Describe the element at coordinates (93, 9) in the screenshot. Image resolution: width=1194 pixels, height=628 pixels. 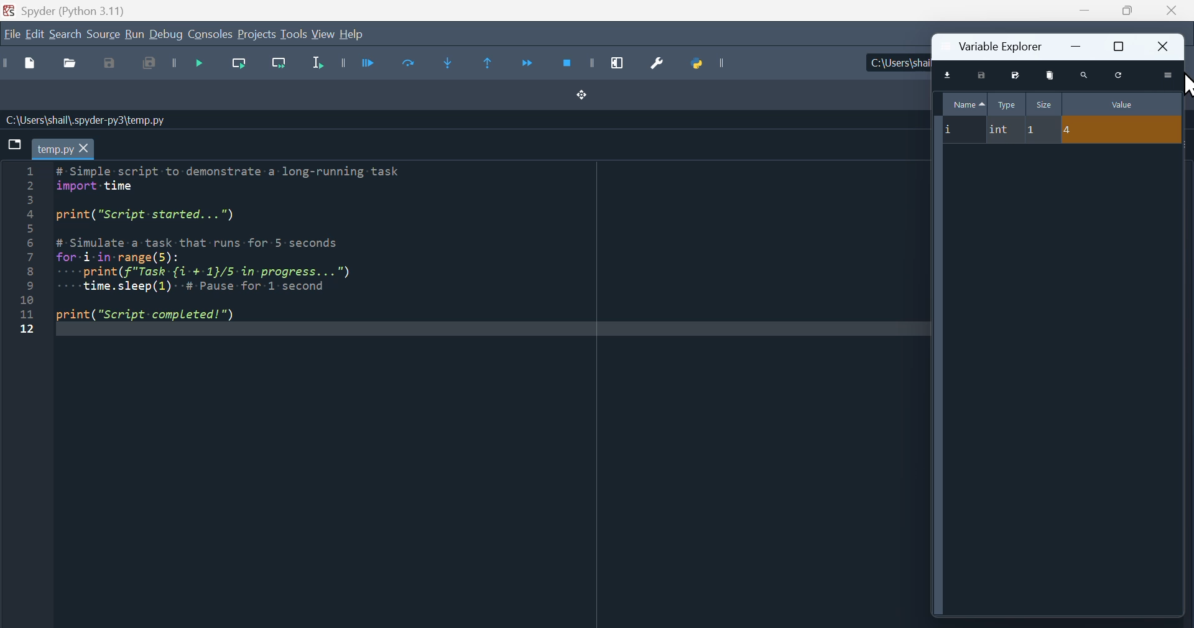
I see `Spyder` at that location.